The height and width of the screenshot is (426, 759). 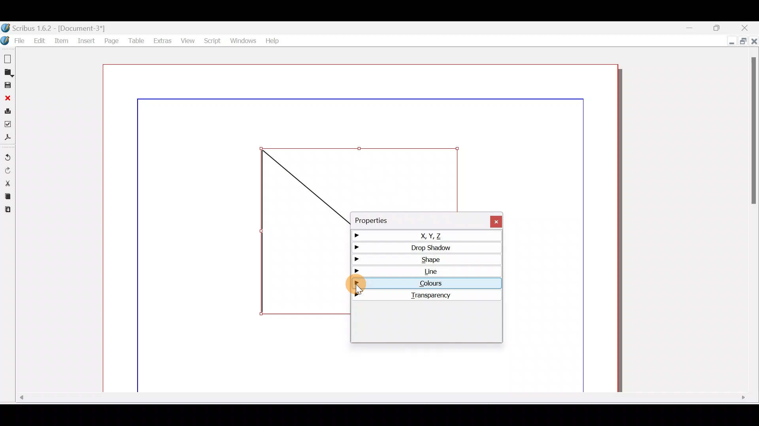 What do you see at coordinates (749, 28) in the screenshot?
I see `Close` at bounding box center [749, 28].